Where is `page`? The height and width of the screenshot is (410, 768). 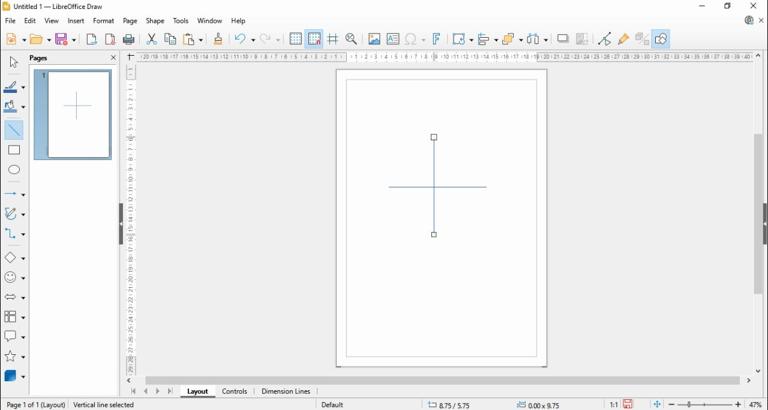
page is located at coordinates (129, 21).